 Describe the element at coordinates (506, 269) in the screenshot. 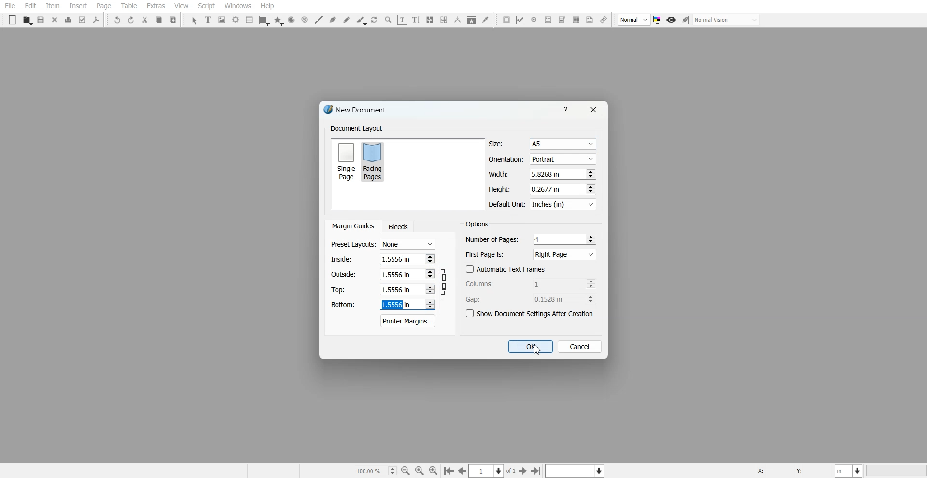

I see `Automatic Text Frames` at that location.